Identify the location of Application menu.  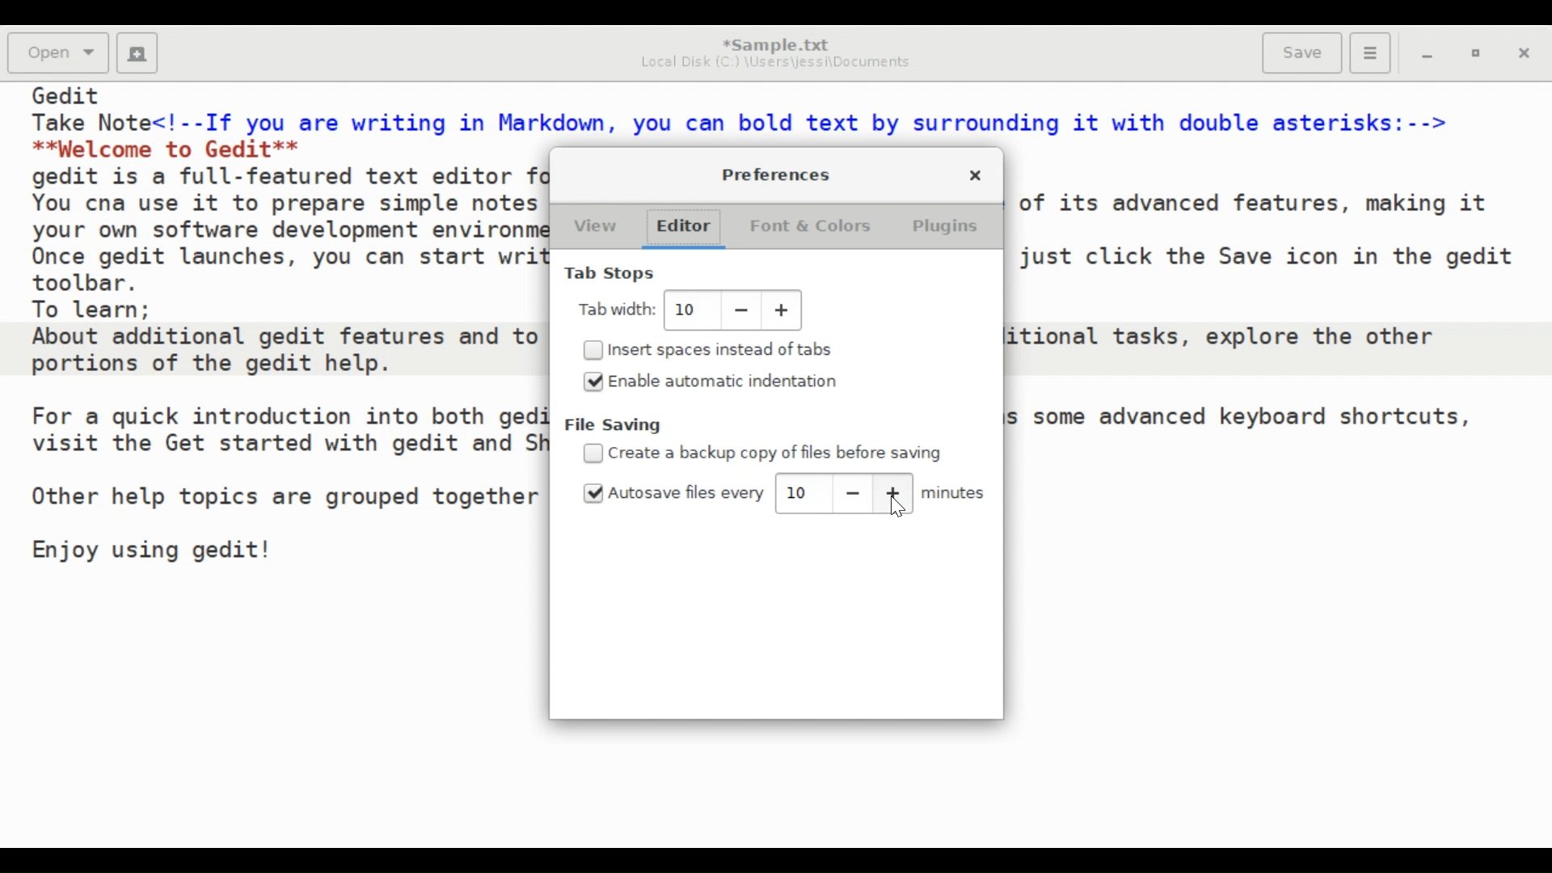
(1370, 53).